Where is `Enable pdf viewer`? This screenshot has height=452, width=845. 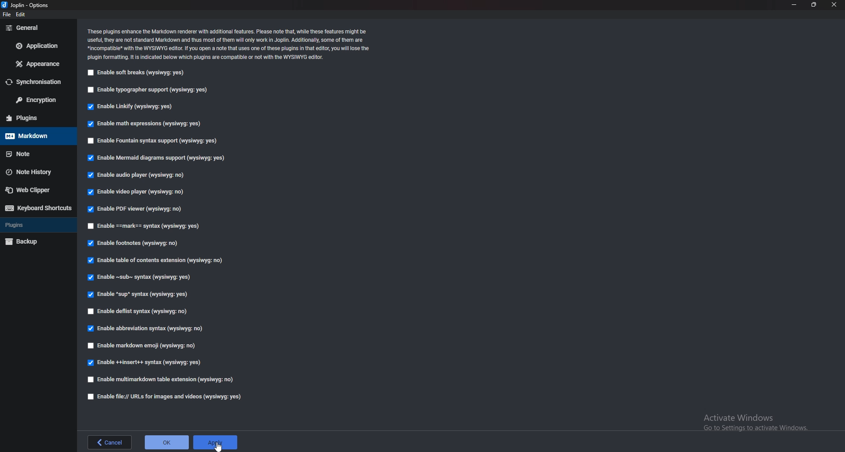
Enable pdf viewer is located at coordinates (137, 208).